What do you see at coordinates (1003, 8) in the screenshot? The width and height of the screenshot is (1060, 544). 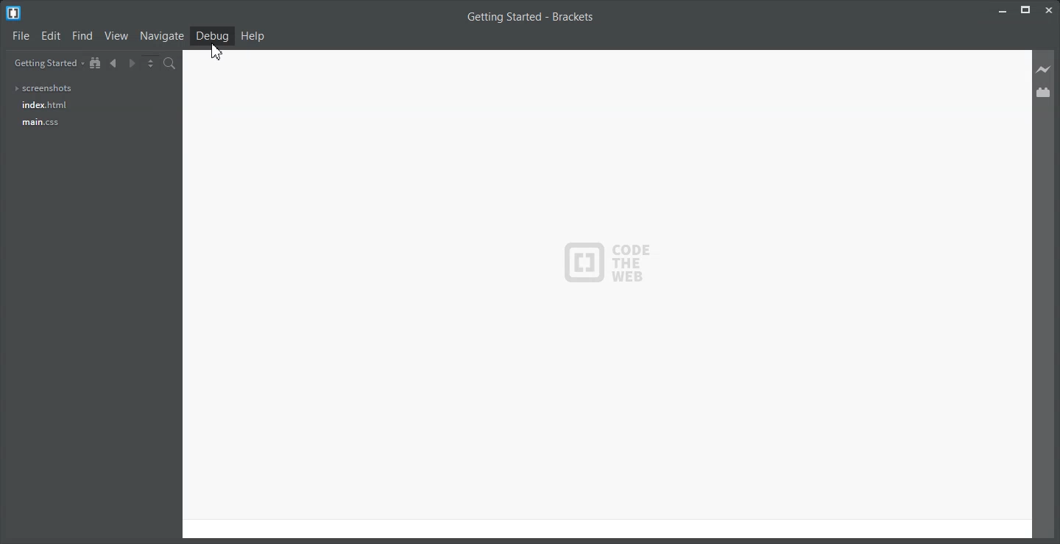 I see `Minimize` at bounding box center [1003, 8].